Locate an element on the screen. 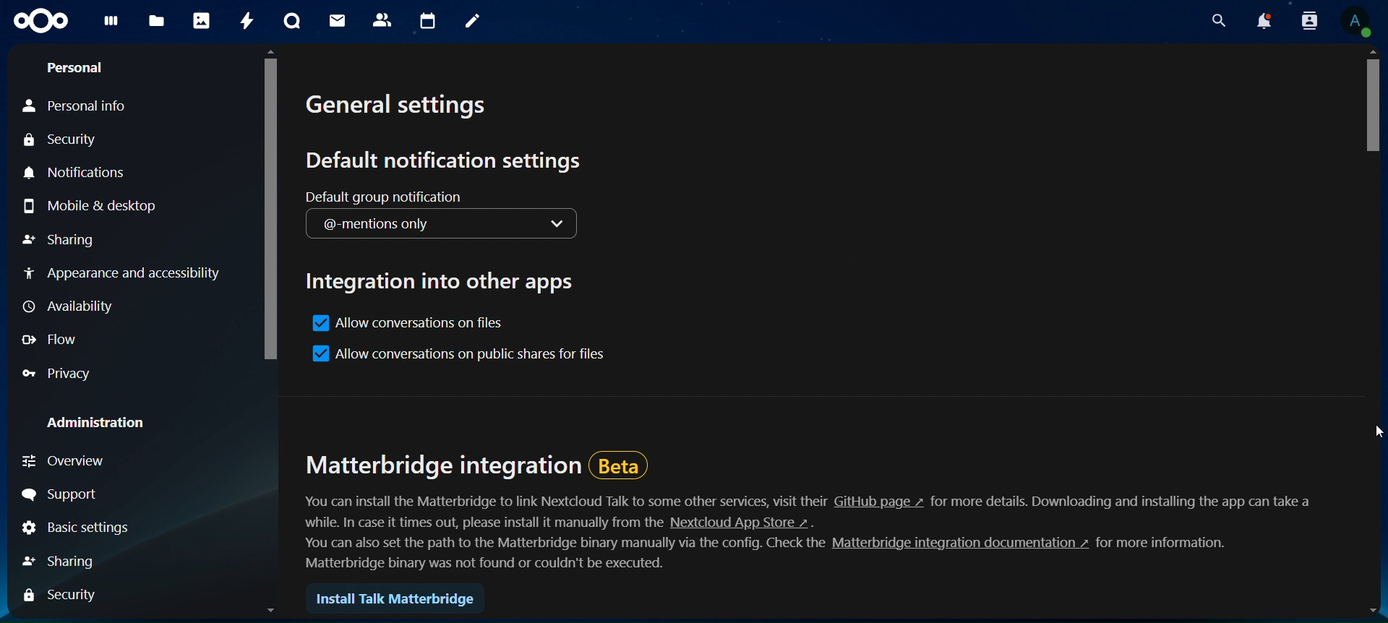  talk is located at coordinates (290, 22).